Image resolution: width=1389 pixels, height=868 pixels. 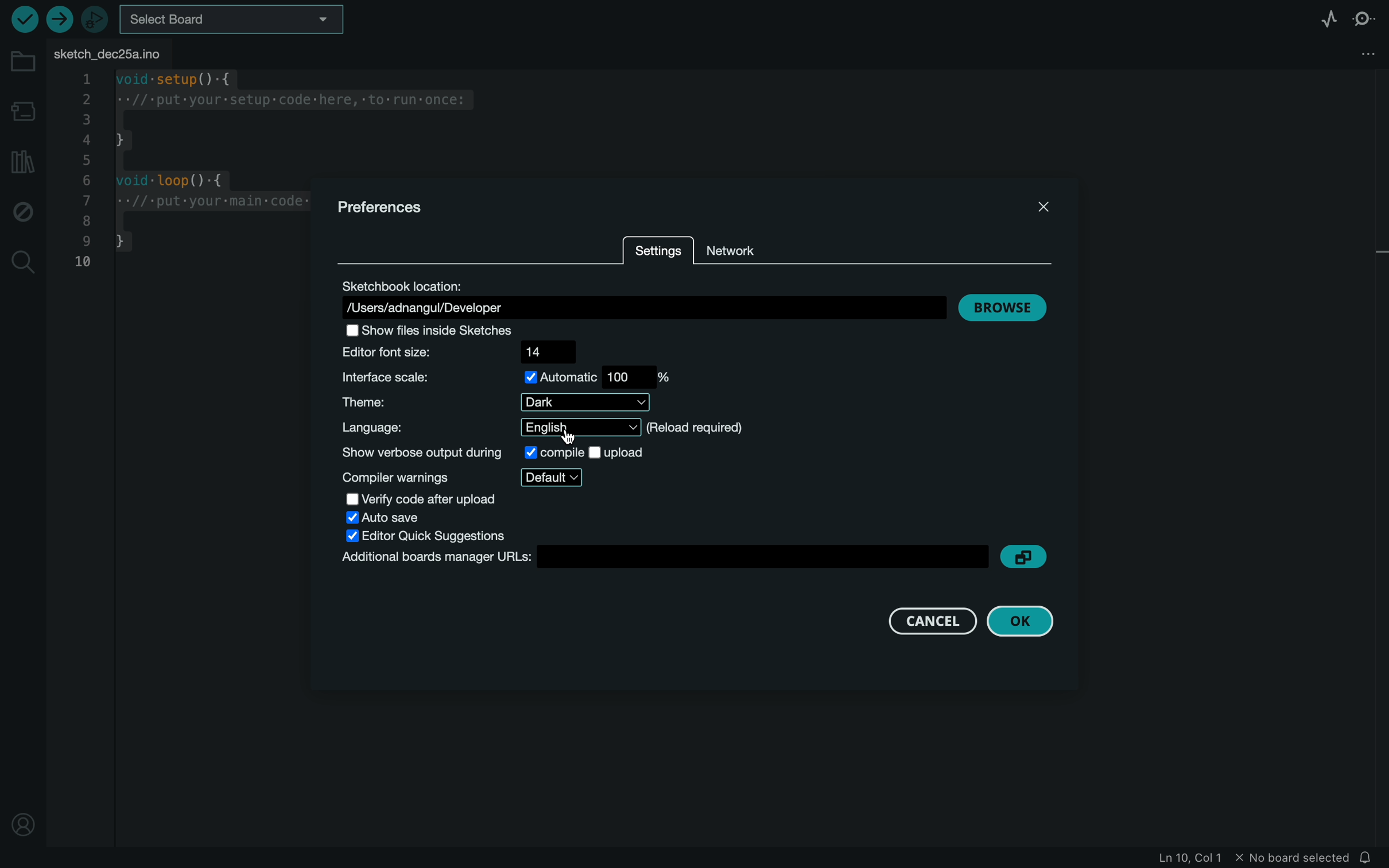 What do you see at coordinates (1355, 53) in the screenshot?
I see `file  setting` at bounding box center [1355, 53].